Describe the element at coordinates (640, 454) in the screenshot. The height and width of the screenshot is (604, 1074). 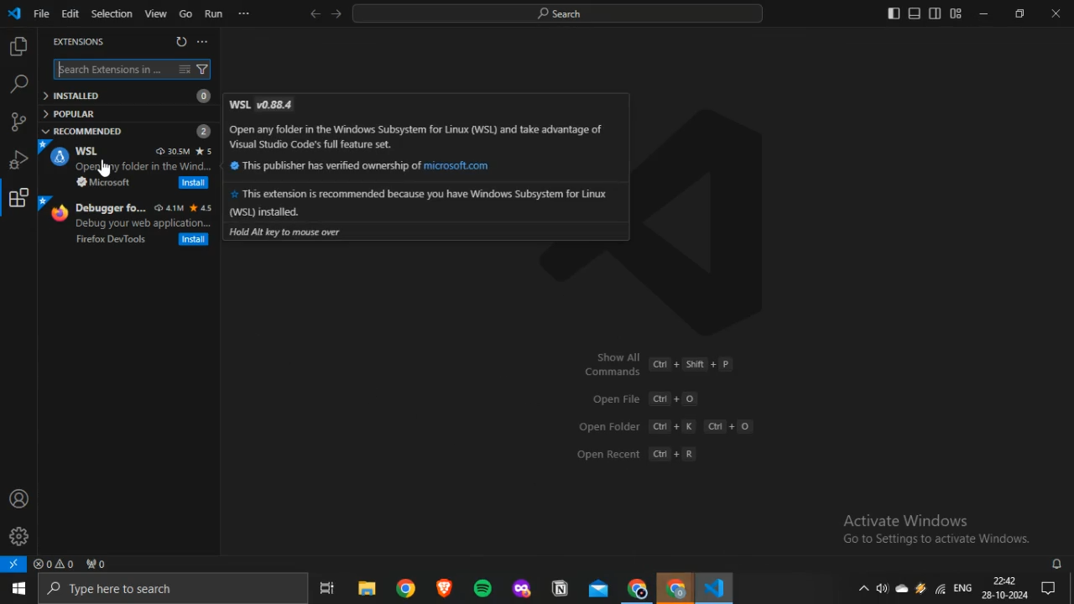
I see `Open Recent Ctrl + R` at that location.